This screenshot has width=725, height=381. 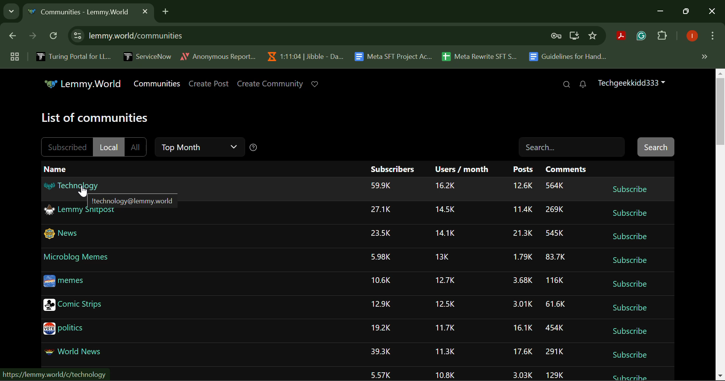 What do you see at coordinates (9, 10) in the screenshot?
I see `Search Tabs` at bounding box center [9, 10].